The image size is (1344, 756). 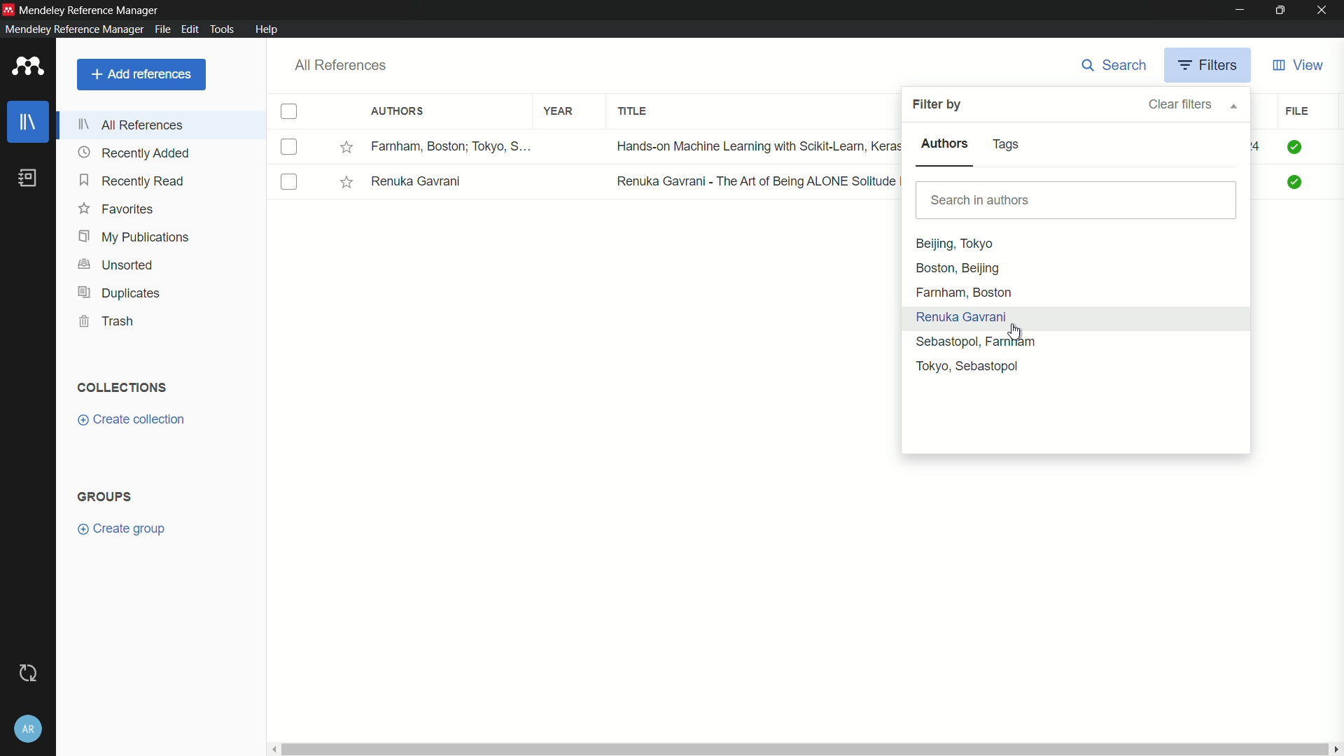 What do you see at coordinates (1235, 9) in the screenshot?
I see `minimize` at bounding box center [1235, 9].